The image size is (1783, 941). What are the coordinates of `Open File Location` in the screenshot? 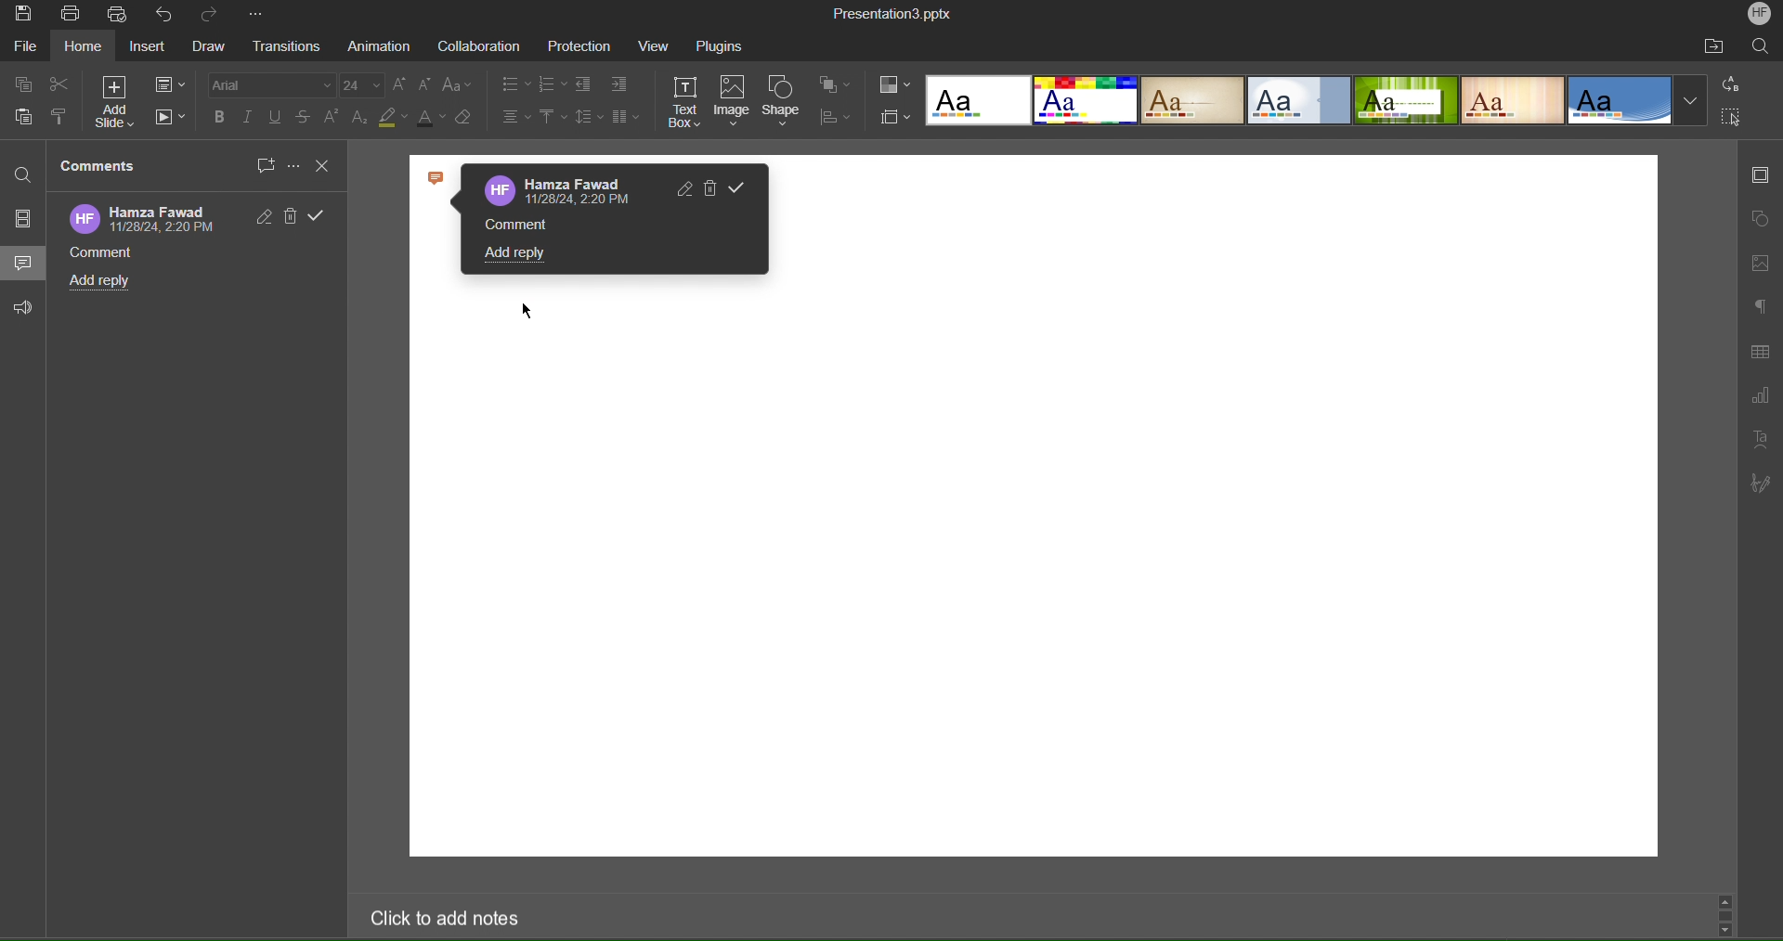 It's located at (1713, 47).